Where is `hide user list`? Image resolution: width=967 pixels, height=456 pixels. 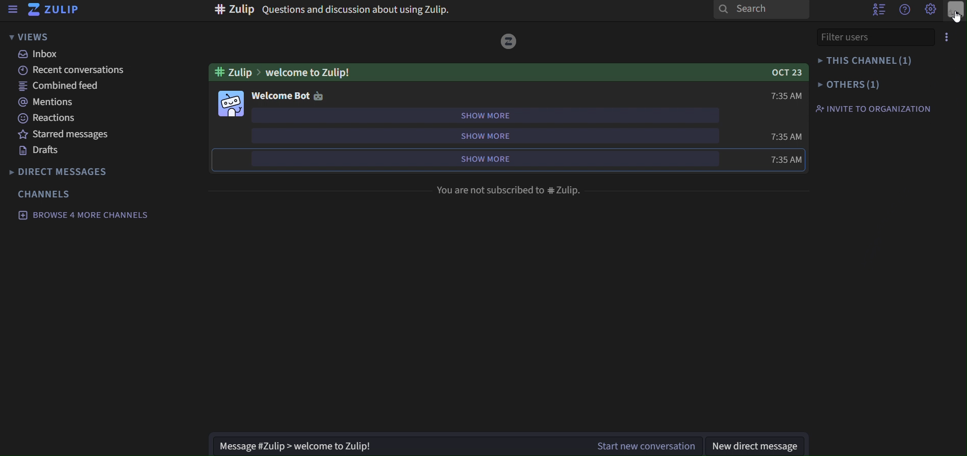
hide user list is located at coordinates (878, 10).